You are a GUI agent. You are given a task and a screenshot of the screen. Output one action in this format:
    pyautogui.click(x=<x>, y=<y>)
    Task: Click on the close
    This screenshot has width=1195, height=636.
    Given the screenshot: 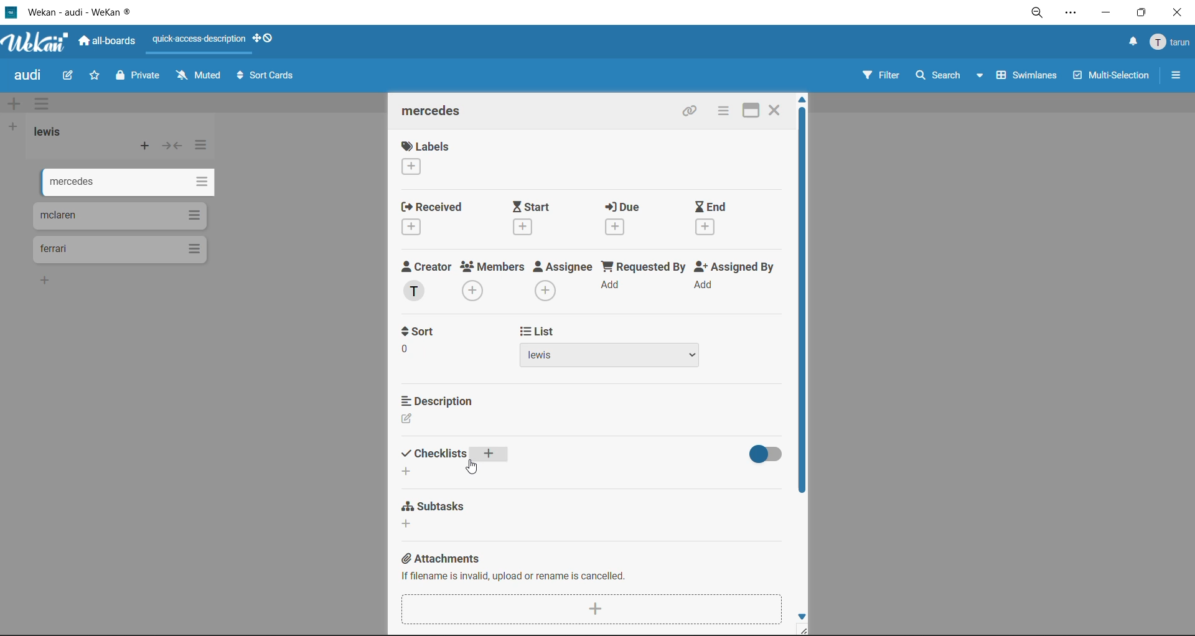 What is the action you would take?
    pyautogui.click(x=776, y=108)
    